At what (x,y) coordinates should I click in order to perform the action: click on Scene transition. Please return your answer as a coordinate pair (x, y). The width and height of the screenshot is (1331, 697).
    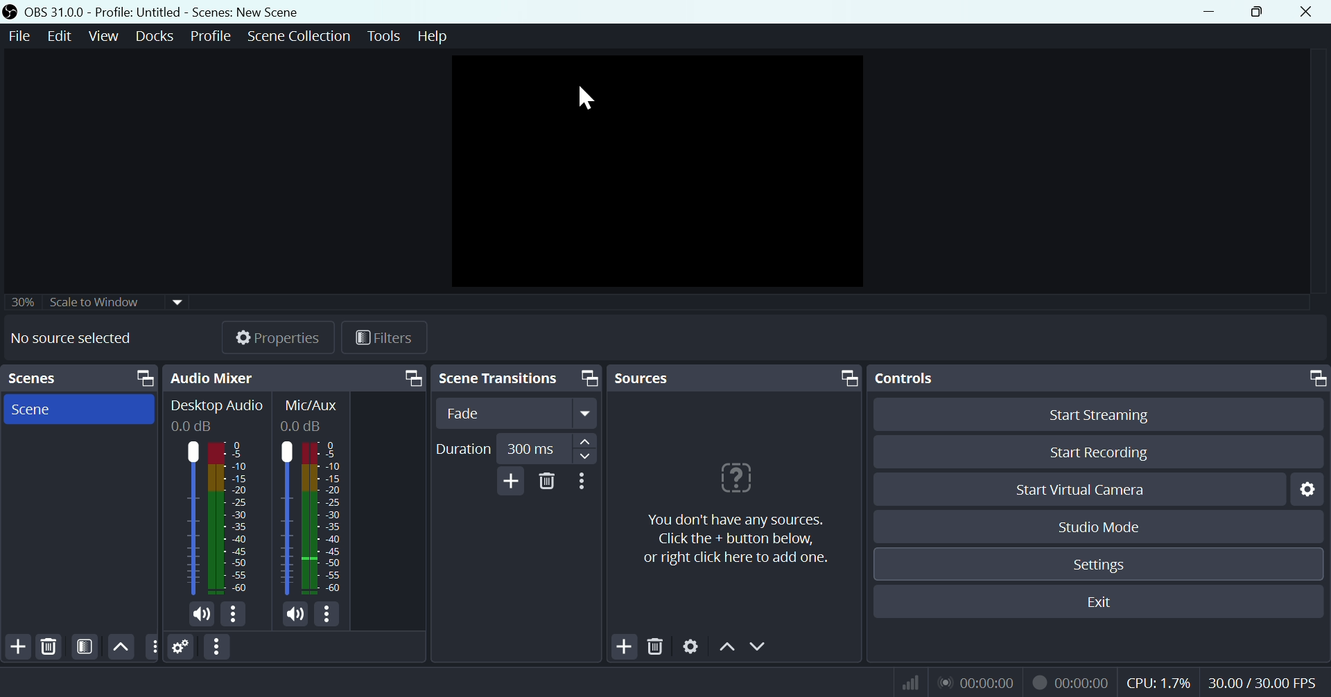
    Looking at the image, I should click on (521, 377).